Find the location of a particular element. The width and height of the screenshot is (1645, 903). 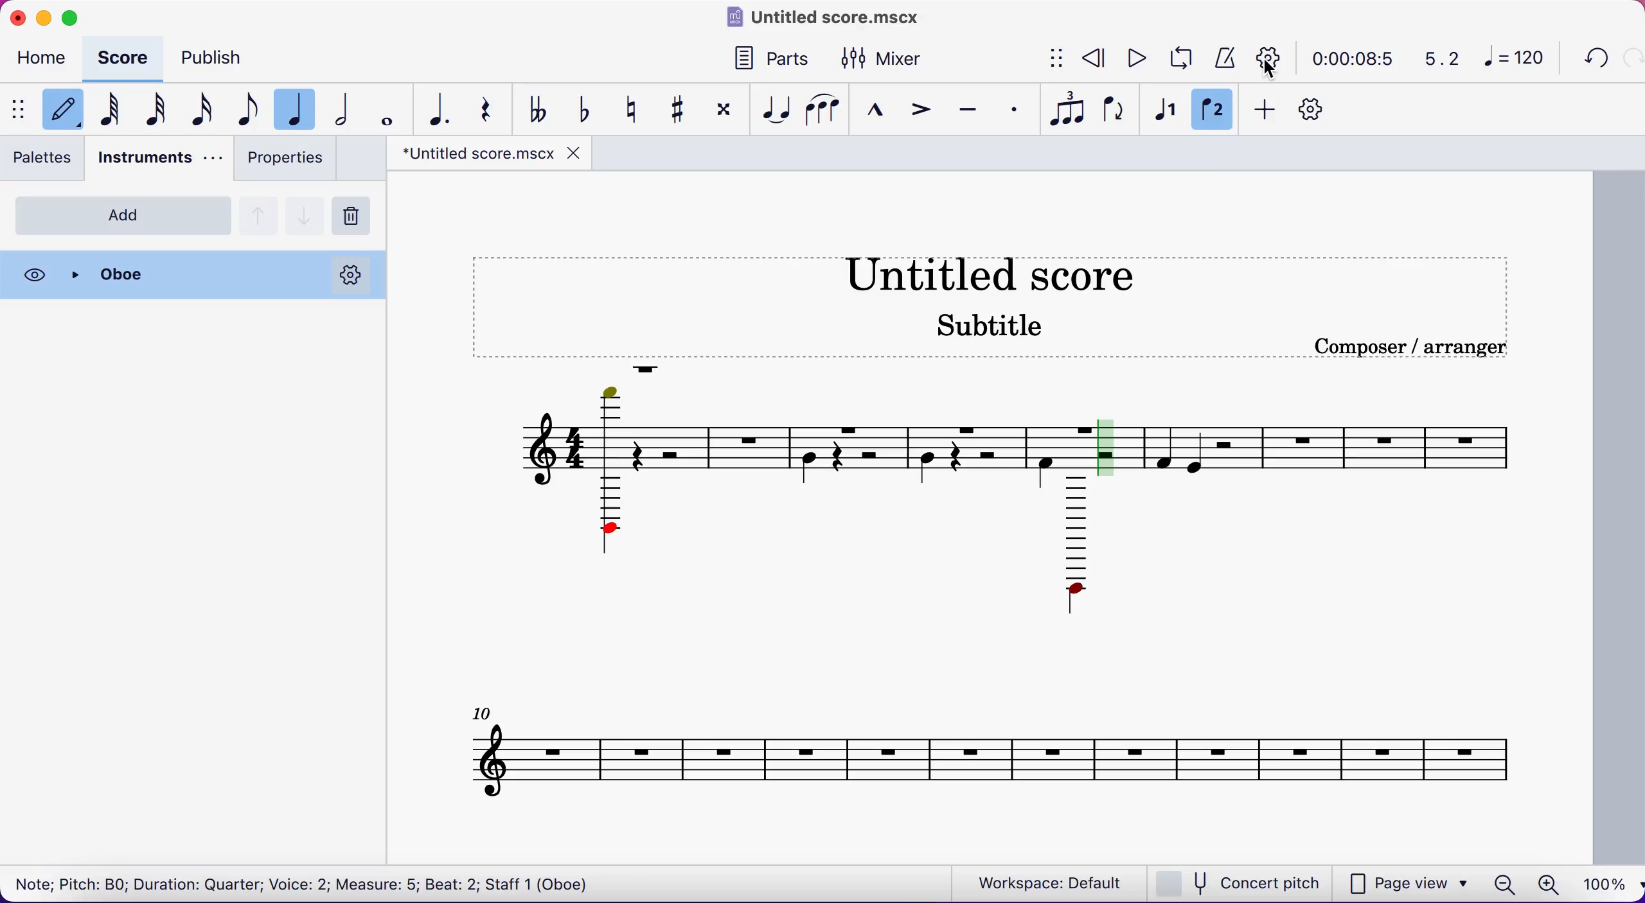

untitled score subtitle composer/arranger 10 is located at coordinates (1004, 521).